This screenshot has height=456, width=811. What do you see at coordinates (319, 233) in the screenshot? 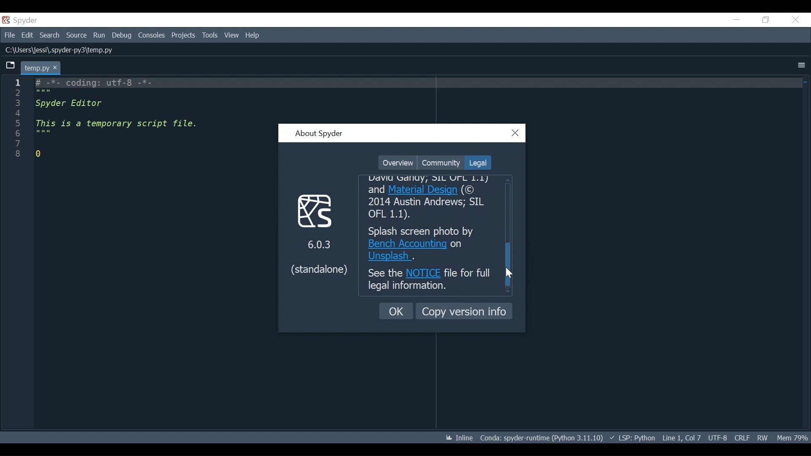
I see `6.0.3 (standalone)` at bounding box center [319, 233].